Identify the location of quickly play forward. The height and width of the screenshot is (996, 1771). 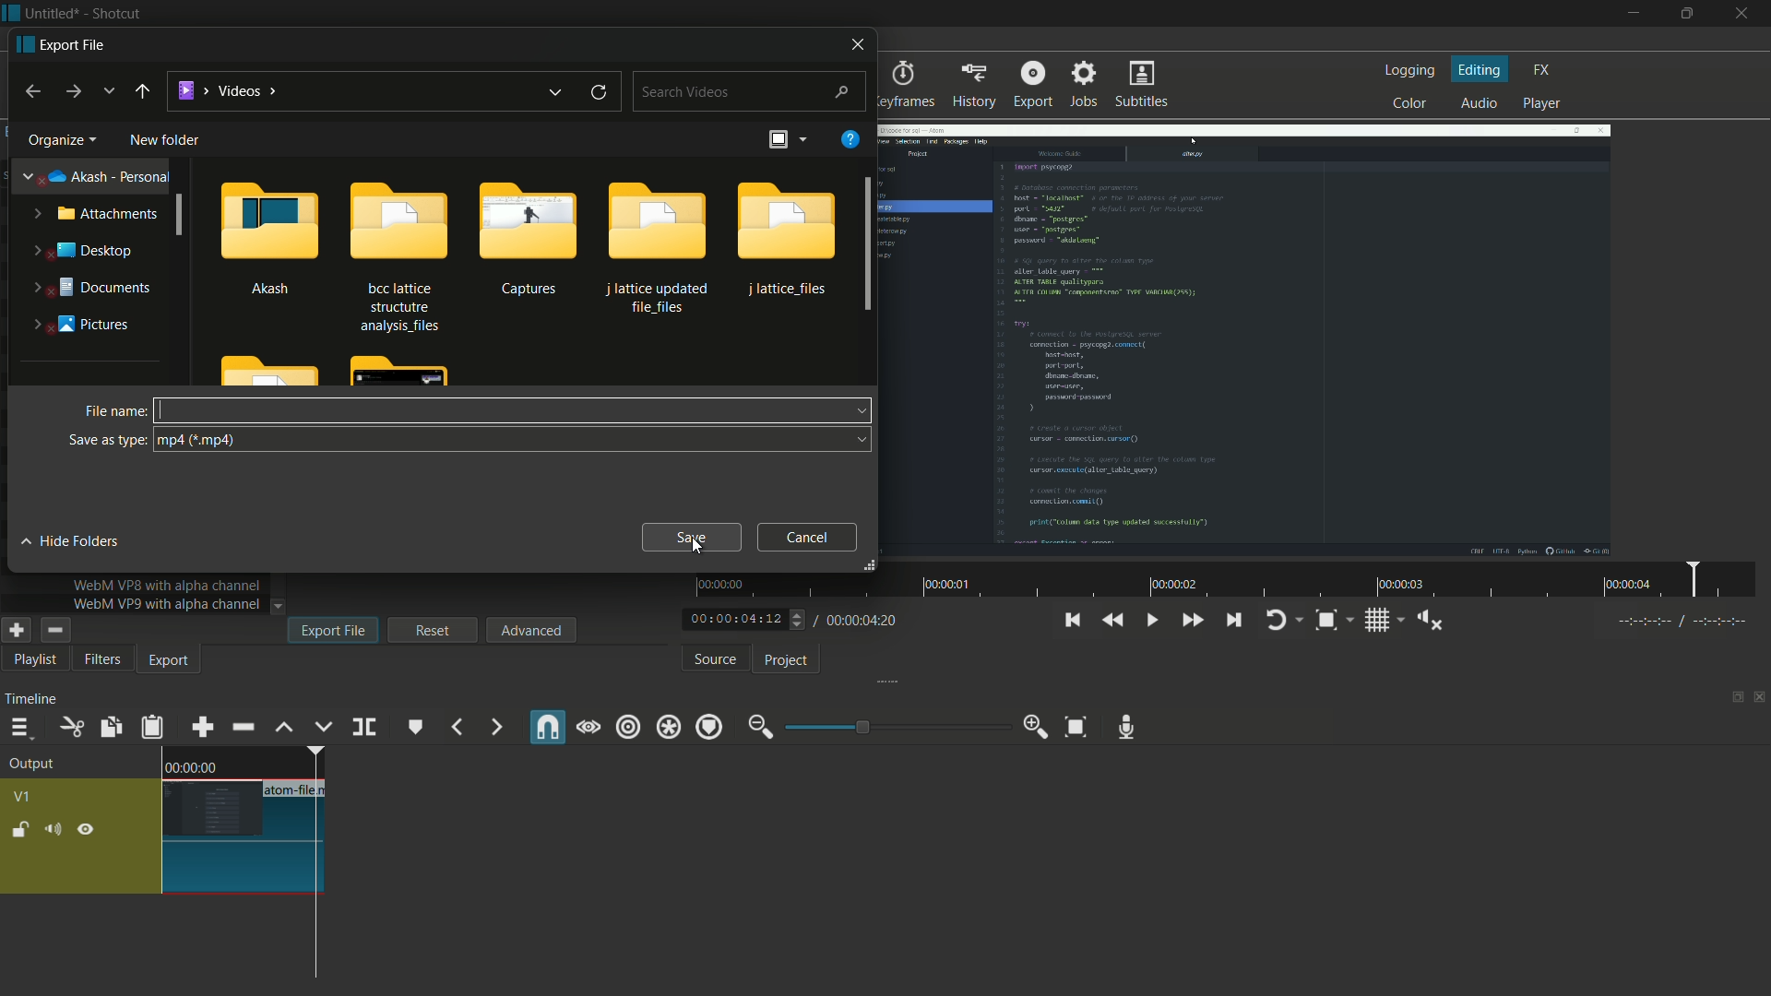
(1193, 622).